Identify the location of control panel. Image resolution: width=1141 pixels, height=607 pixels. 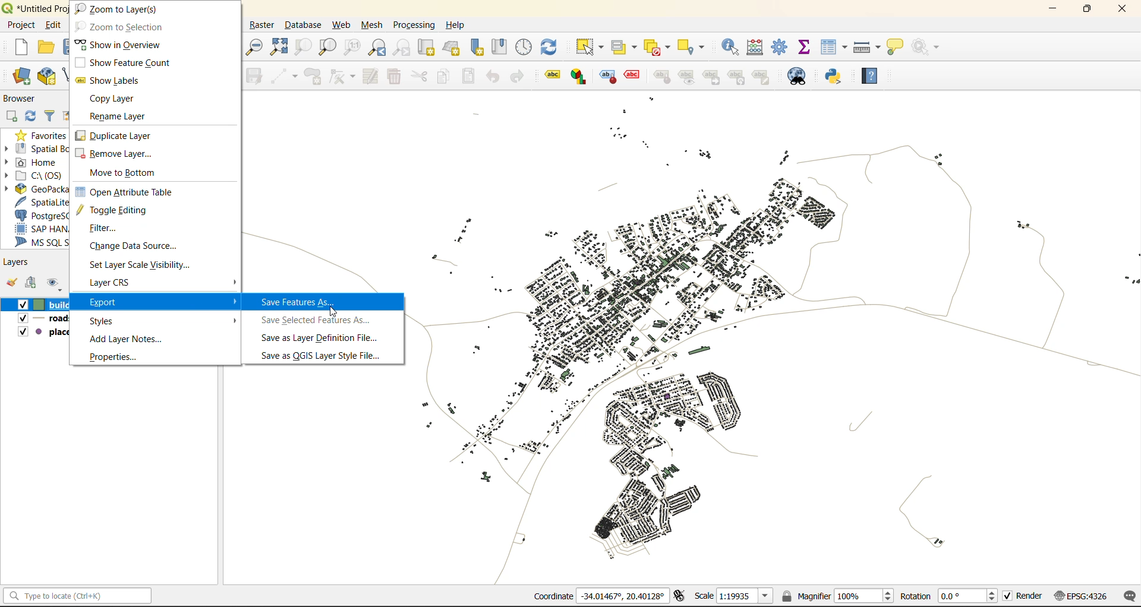
(525, 46).